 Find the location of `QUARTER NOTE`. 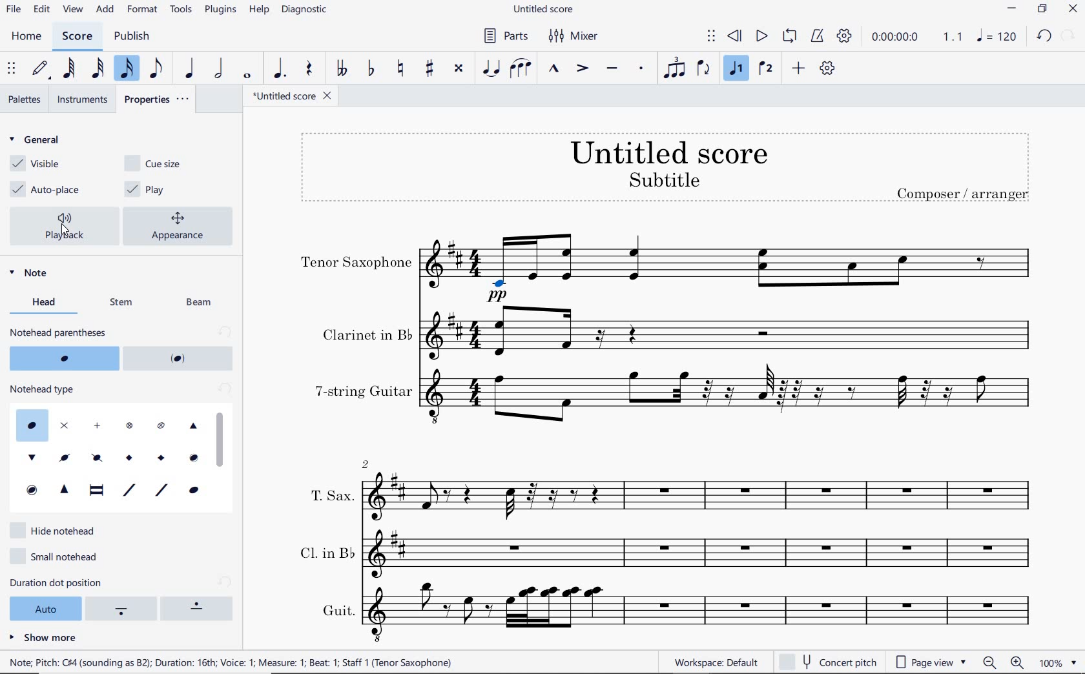

QUARTER NOTE is located at coordinates (191, 68).